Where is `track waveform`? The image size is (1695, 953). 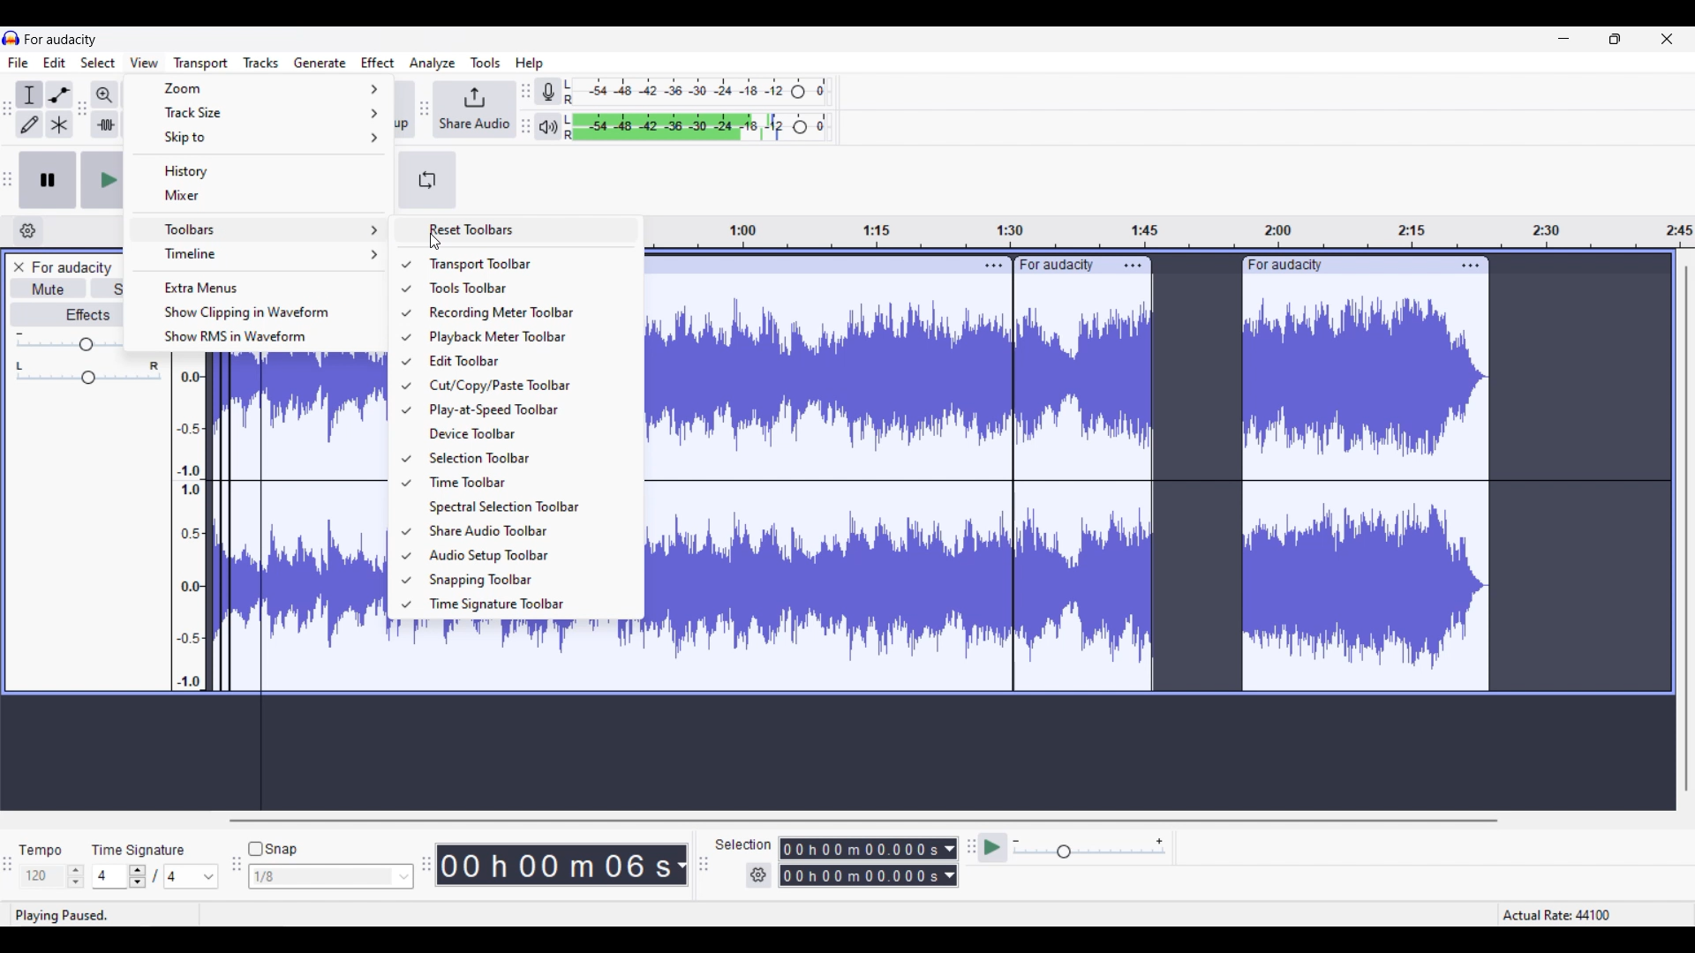
track waveform is located at coordinates (297, 522).